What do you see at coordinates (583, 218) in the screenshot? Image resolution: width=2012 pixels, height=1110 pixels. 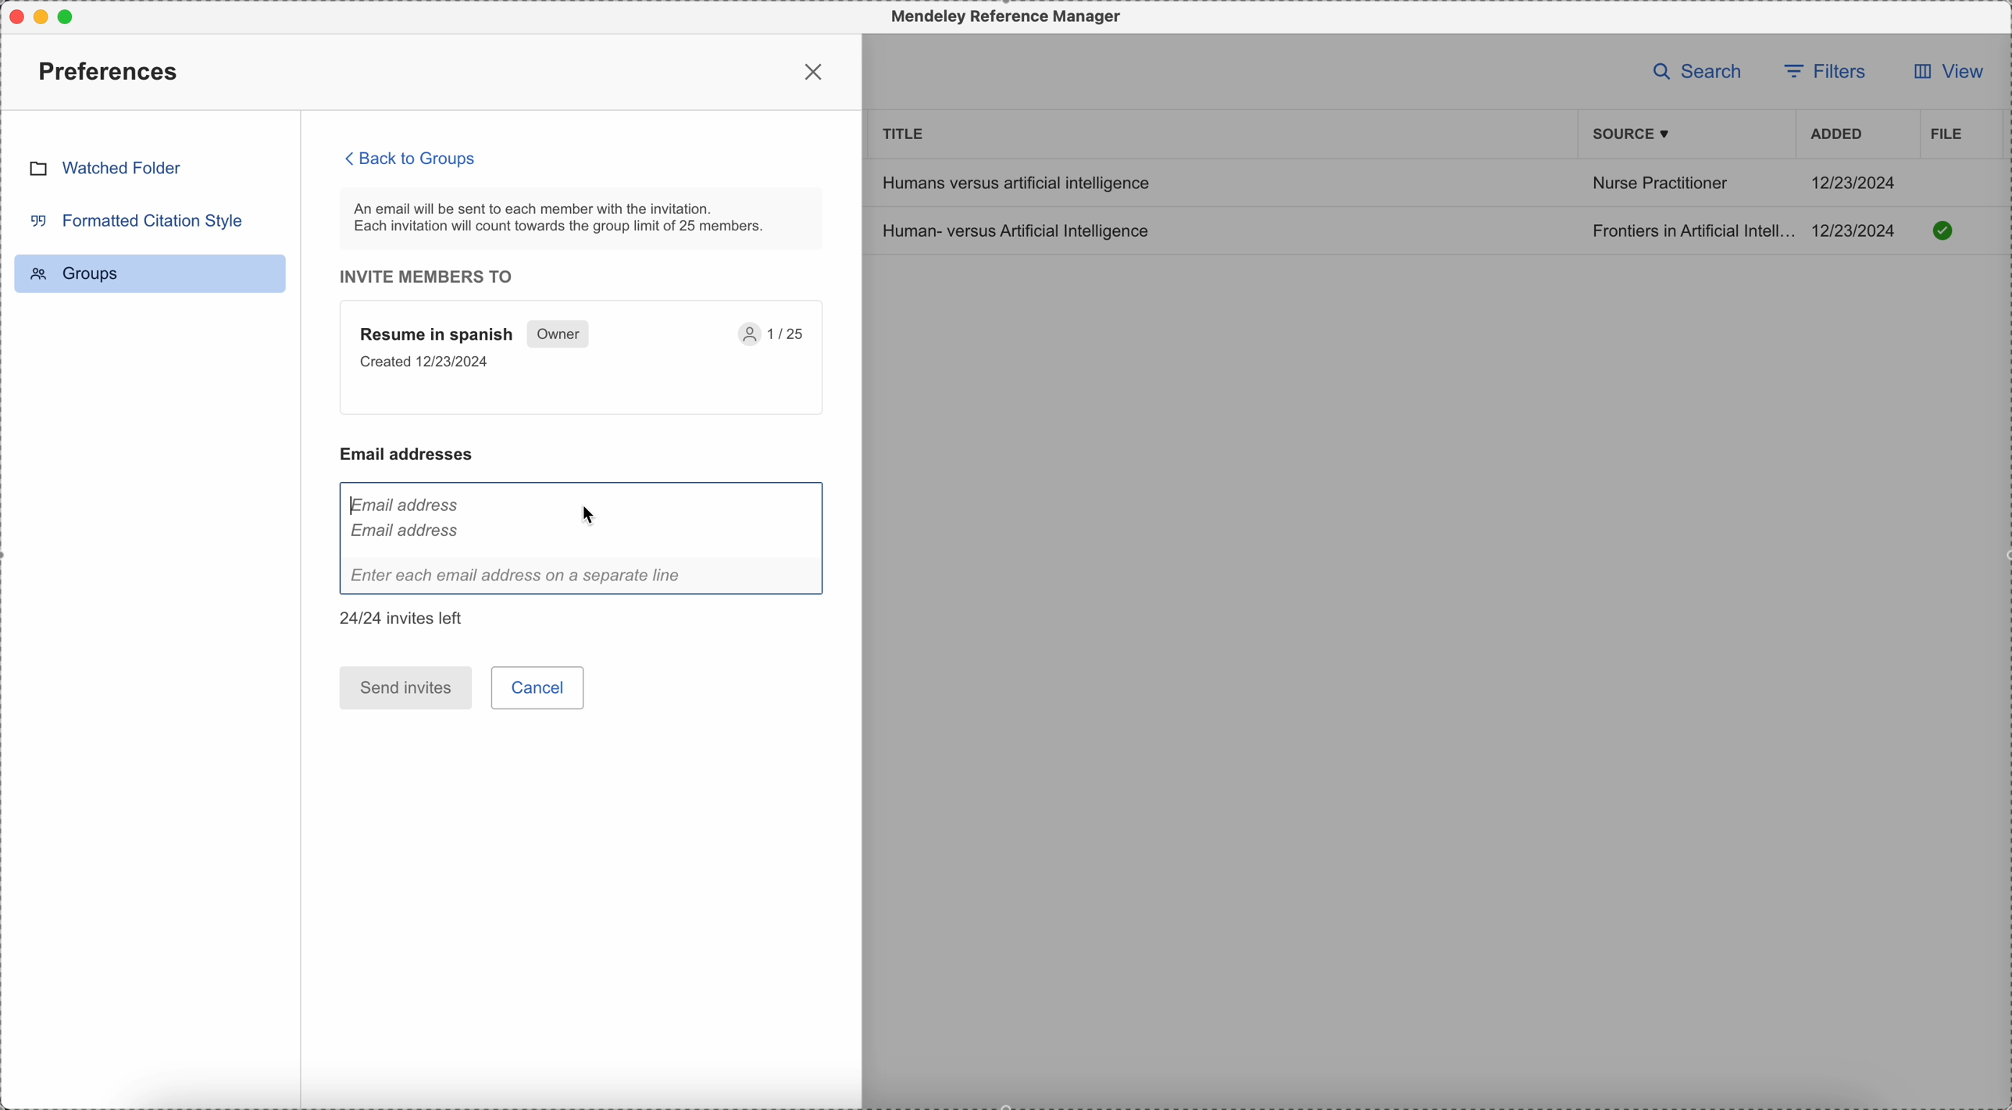 I see `An email will be sent to each member with the invitation. Each invitation will count towards the group limit of 25 members.` at bounding box center [583, 218].